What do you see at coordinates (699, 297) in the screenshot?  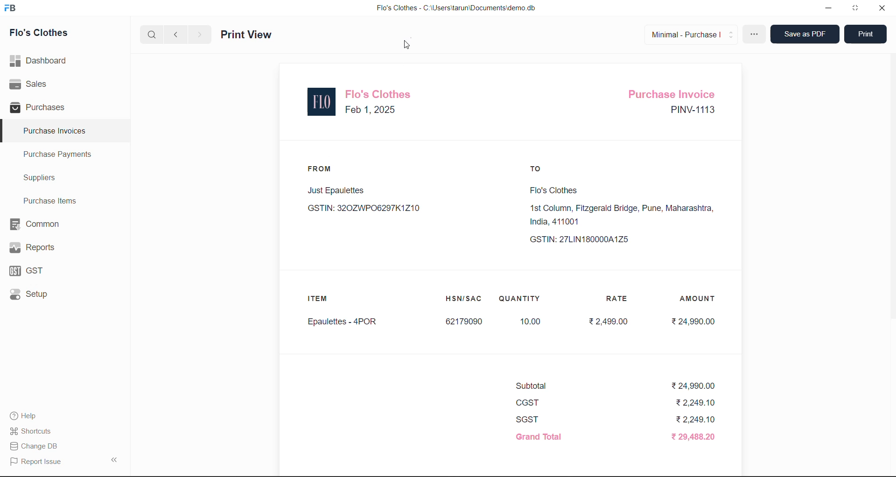 I see ` AMOUNT` at bounding box center [699, 297].